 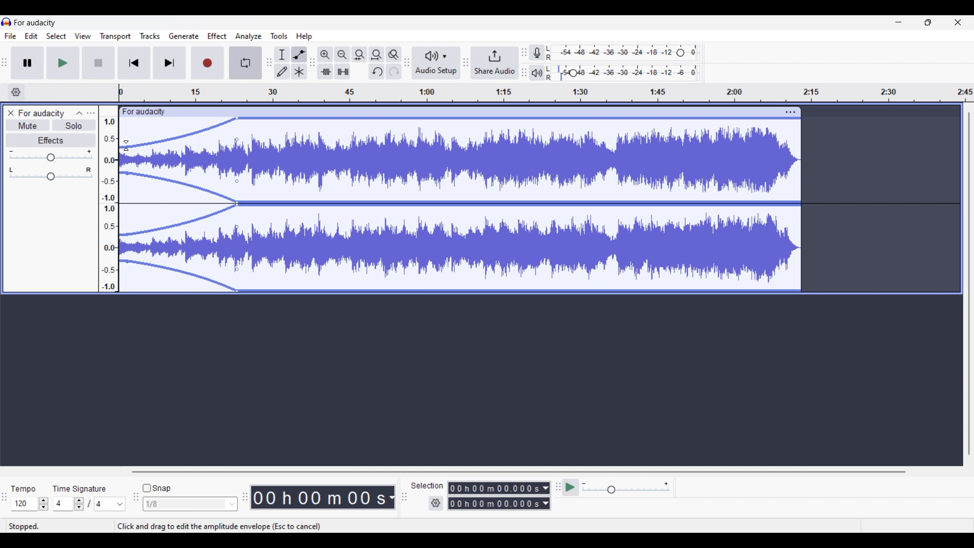 I want to click on Solo, so click(x=74, y=125).